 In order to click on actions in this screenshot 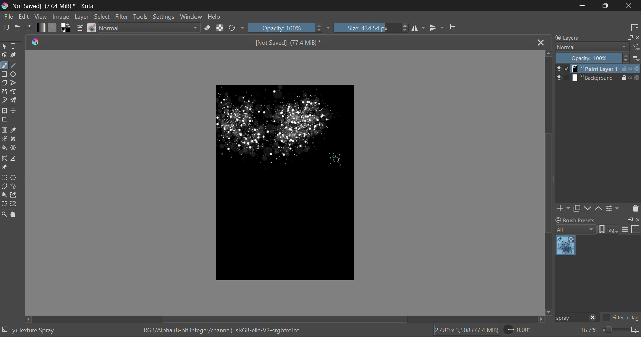, I will do `click(631, 69)`.